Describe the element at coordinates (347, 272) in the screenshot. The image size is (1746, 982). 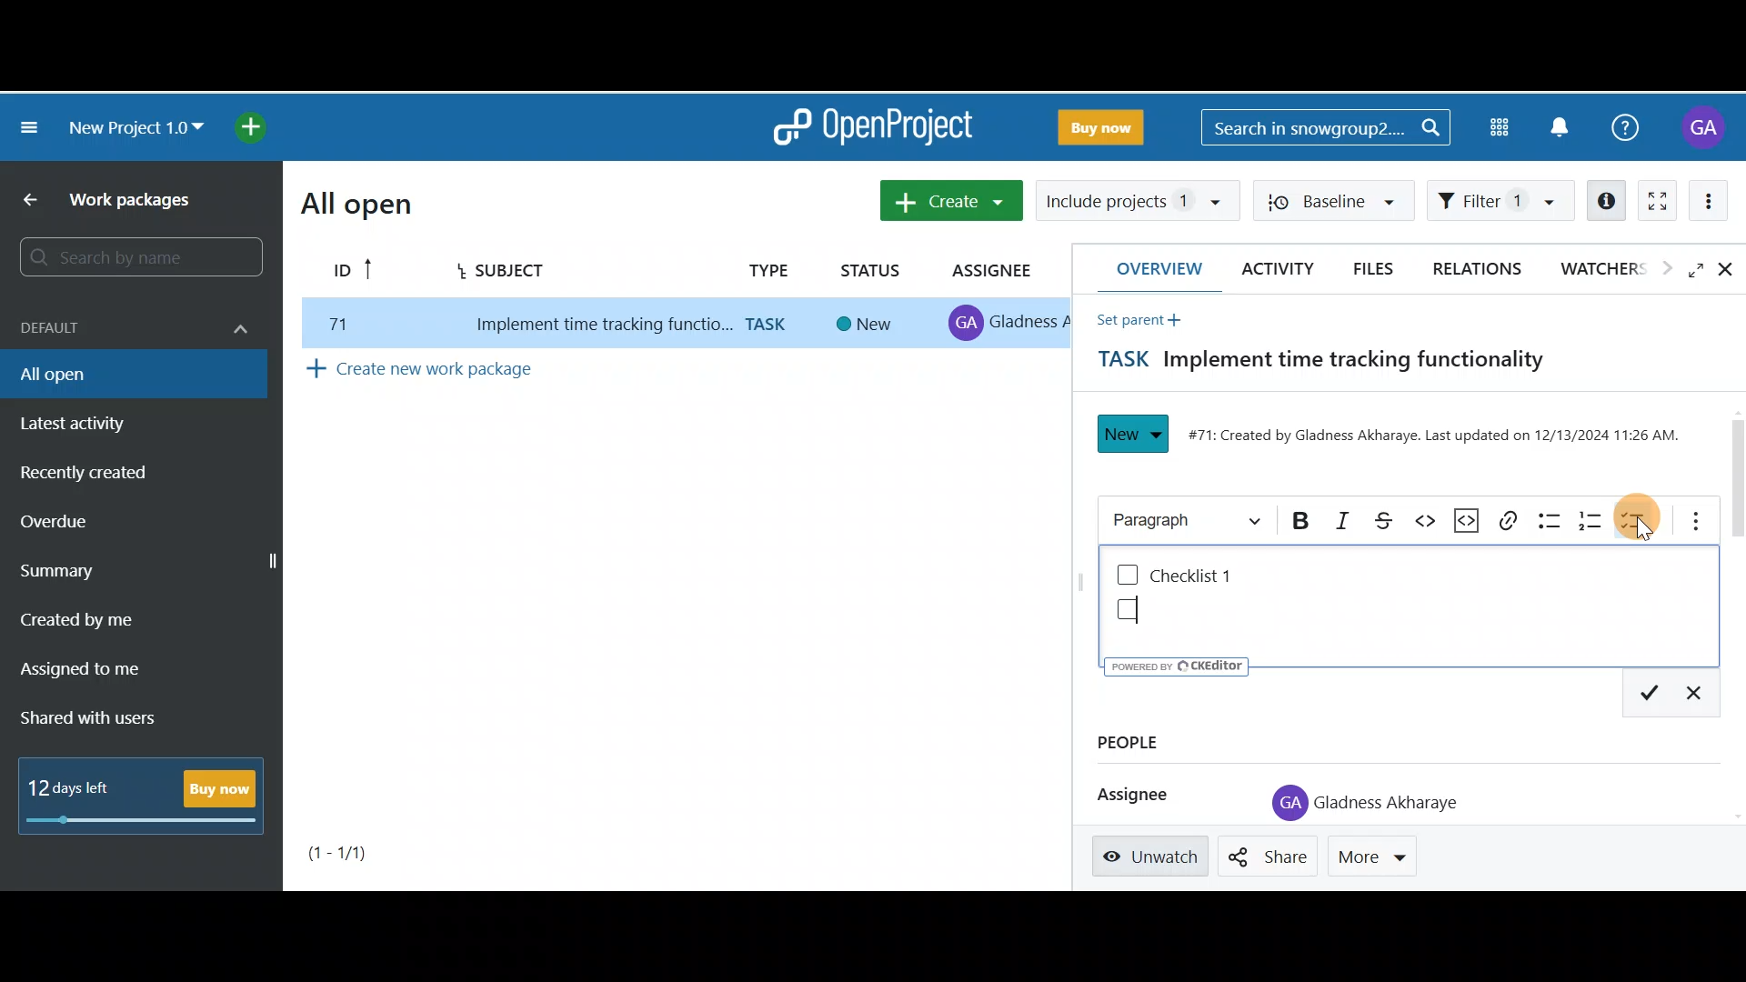
I see `ID` at that location.